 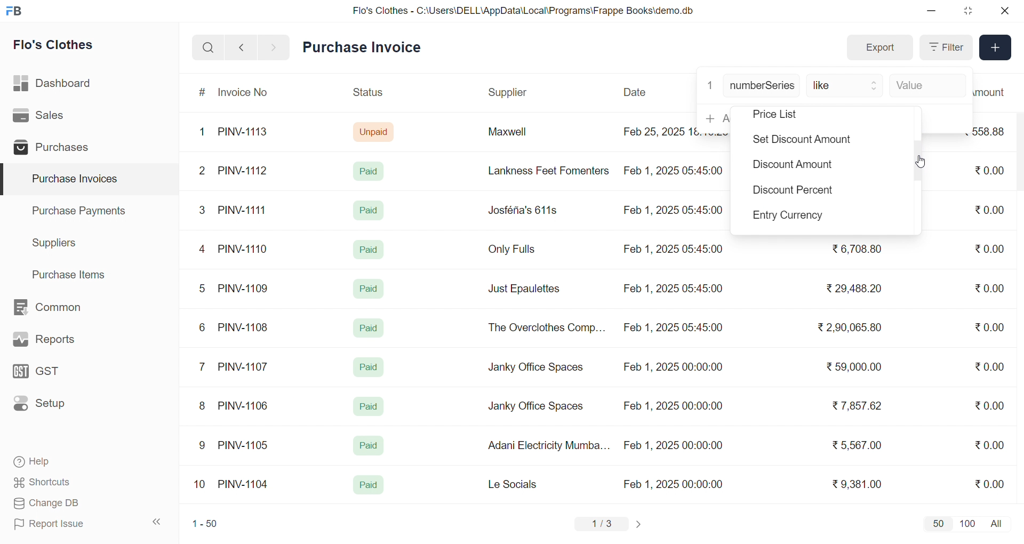 I want to click on Unpaid, so click(x=375, y=131).